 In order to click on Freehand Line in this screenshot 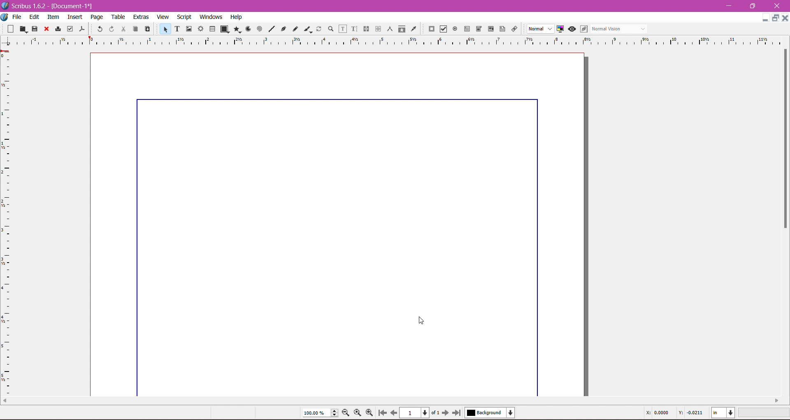, I will do `click(295, 29)`.